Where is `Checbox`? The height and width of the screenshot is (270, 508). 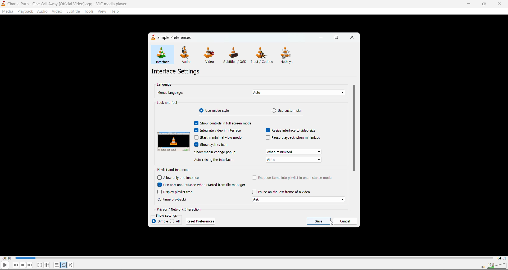
Checbox is located at coordinates (159, 185).